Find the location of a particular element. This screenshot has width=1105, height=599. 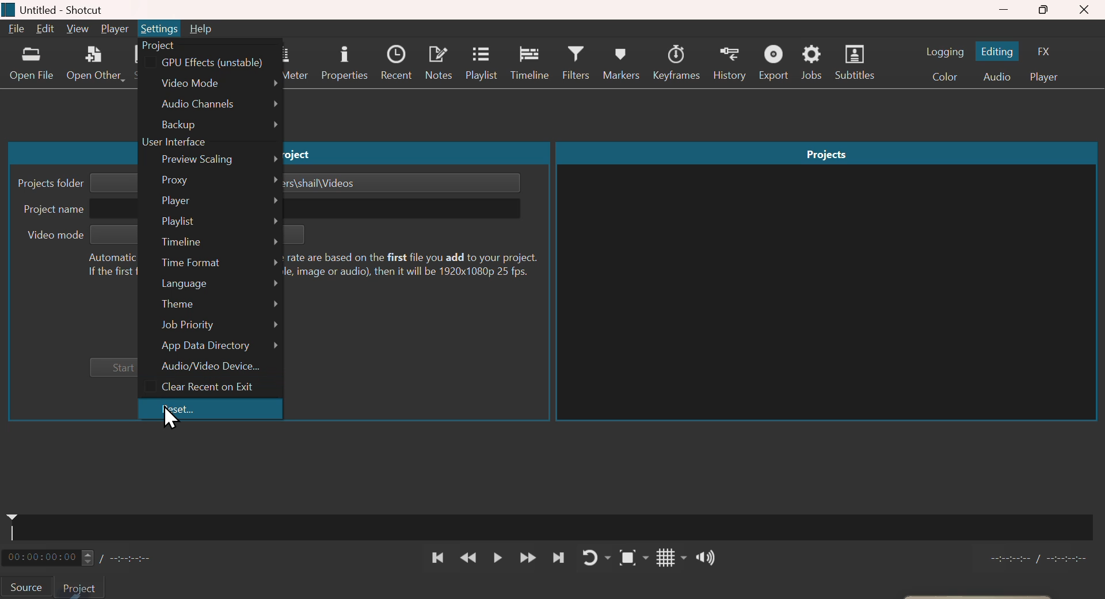

Grid lines is located at coordinates (660, 558).